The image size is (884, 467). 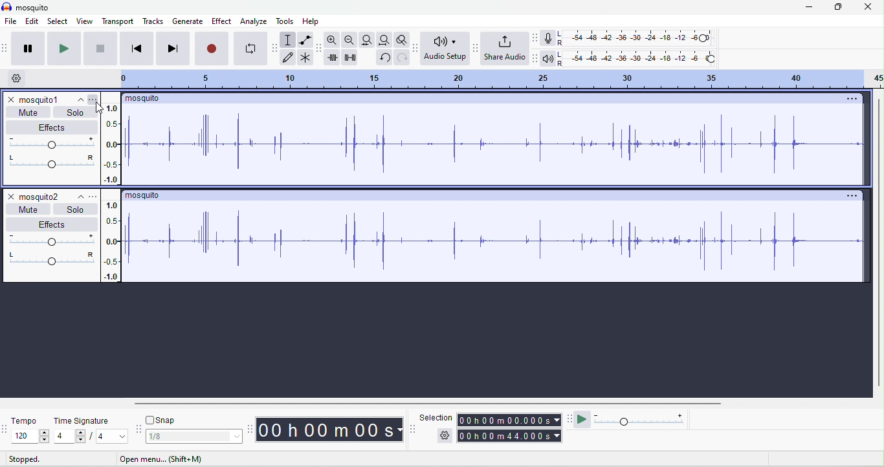 I want to click on analyze, so click(x=254, y=21).